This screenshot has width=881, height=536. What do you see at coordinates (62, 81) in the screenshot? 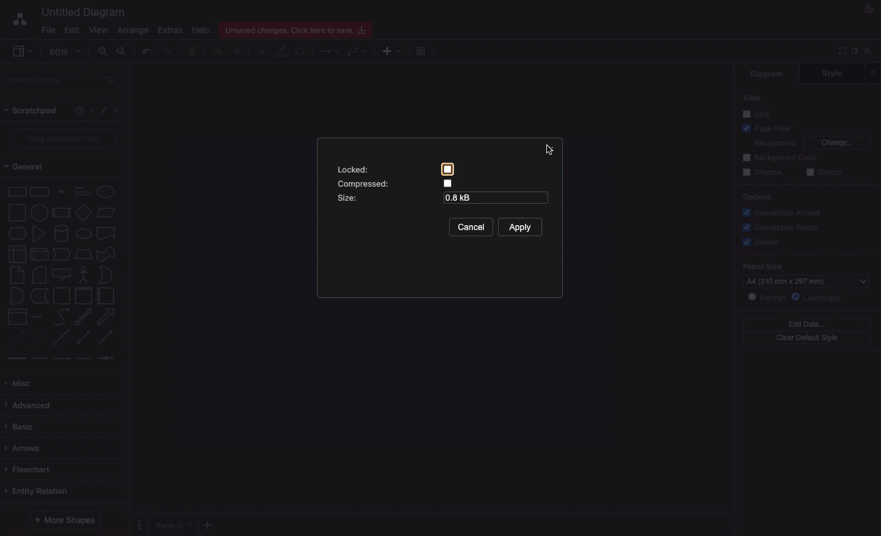
I see `Search shapes` at bounding box center [62, 81].